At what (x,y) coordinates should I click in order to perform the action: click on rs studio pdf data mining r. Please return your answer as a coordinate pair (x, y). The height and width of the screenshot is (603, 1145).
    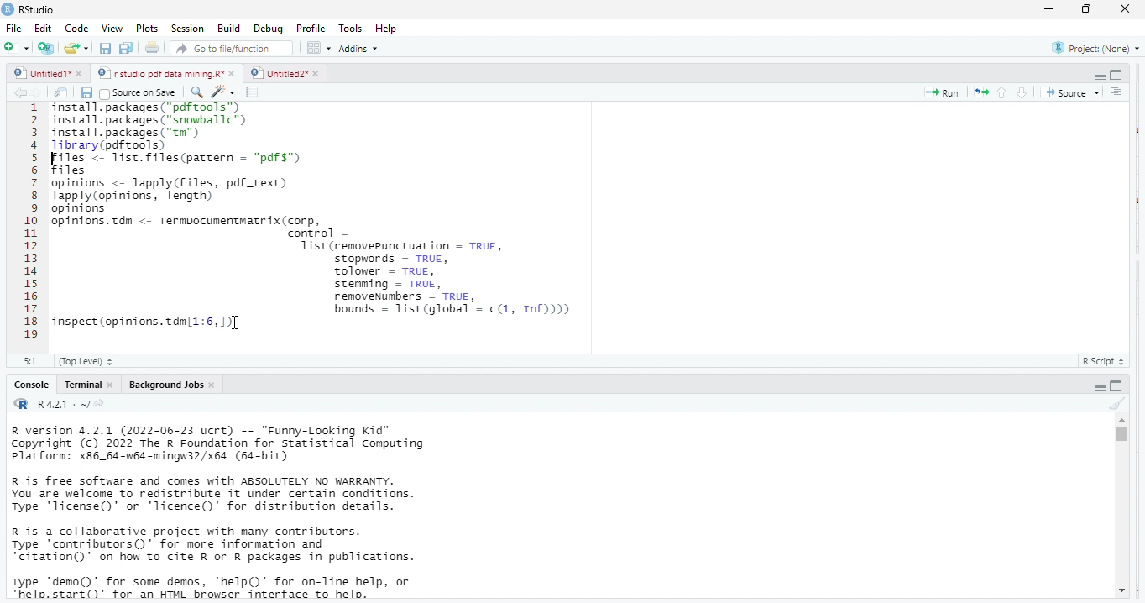
    Looking at the image, I should click on (159, 74).